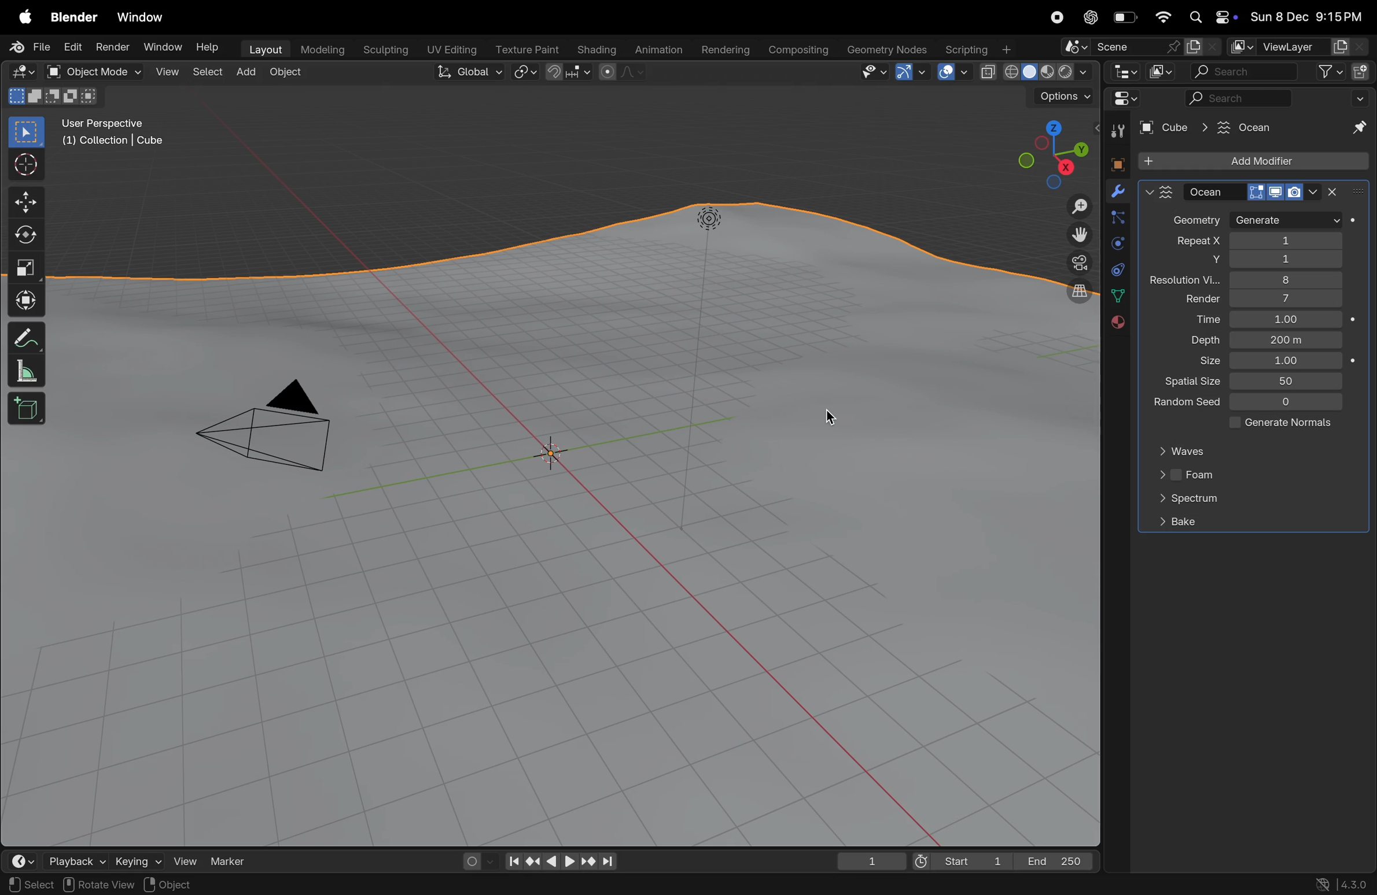 The width and height of the screenshot is (1377, 895). Describe the element at coordinates (474, 859) in the screenshot. I see `auto keying` at that location.